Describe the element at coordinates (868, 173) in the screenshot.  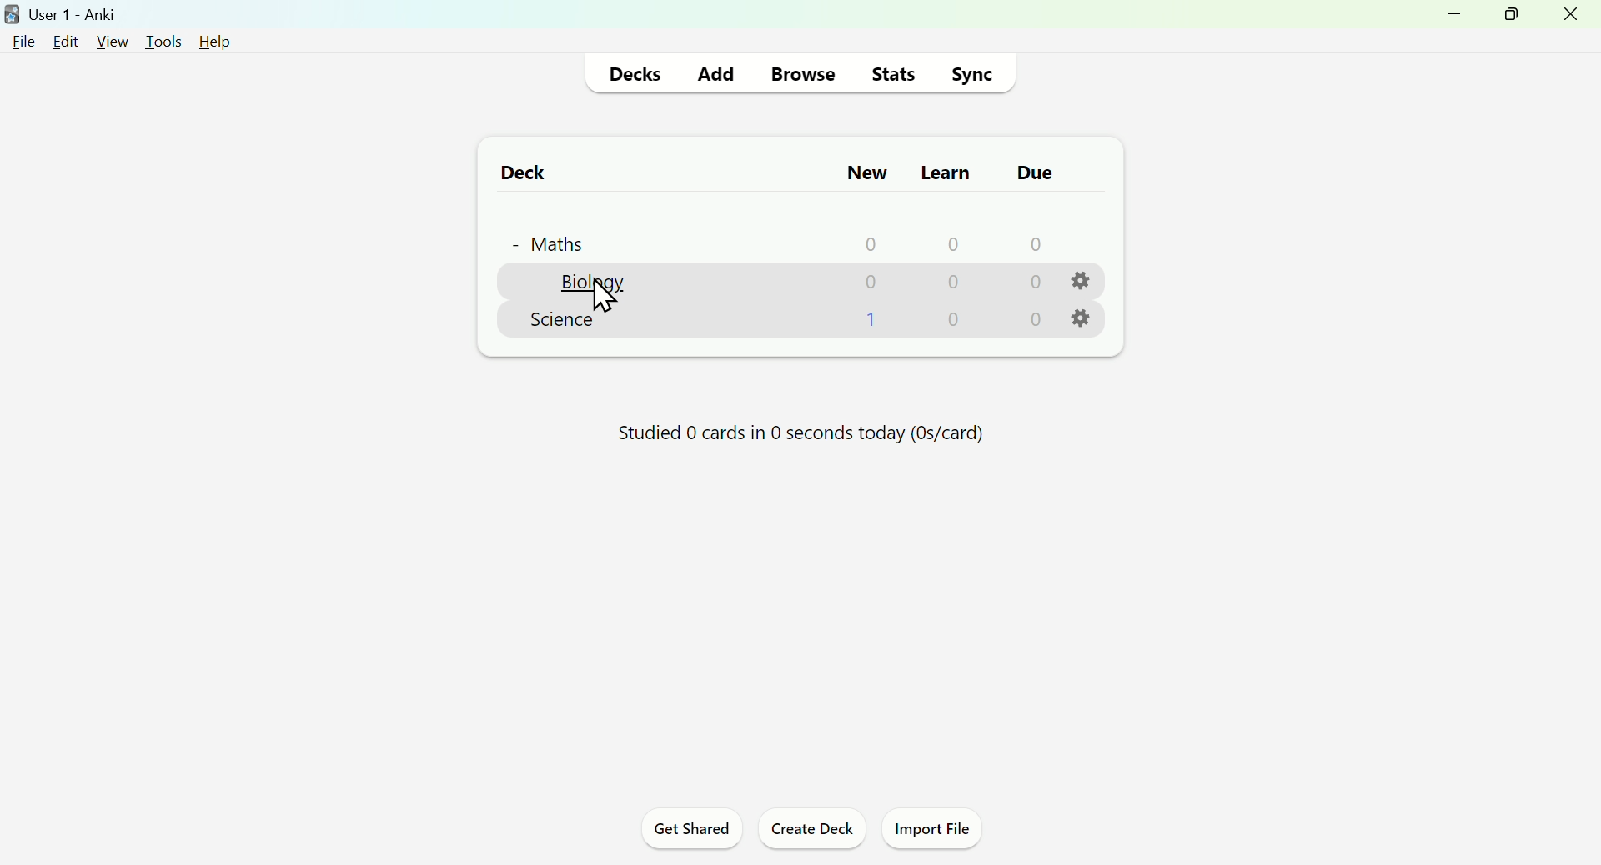
I see `New` at that location.